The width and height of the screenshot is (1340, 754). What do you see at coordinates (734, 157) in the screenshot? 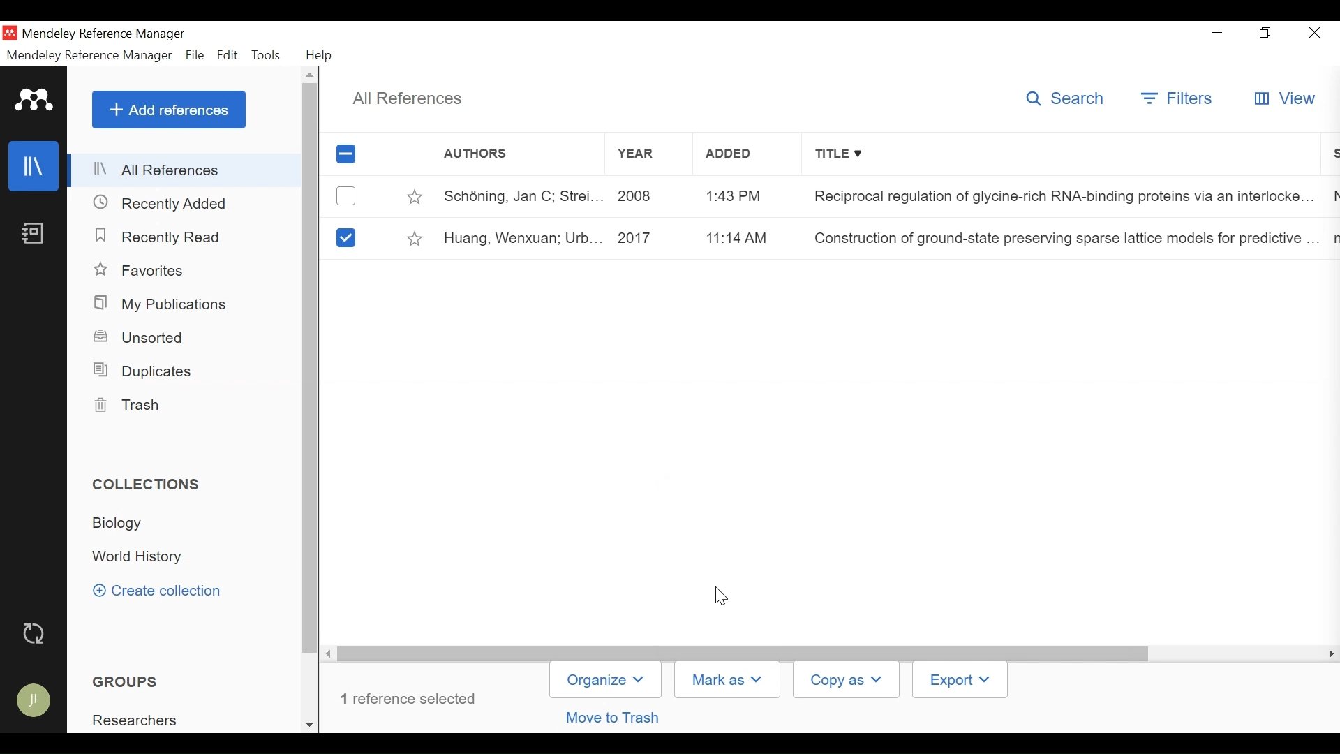
I see `Added` at bounding box center [734, 157].